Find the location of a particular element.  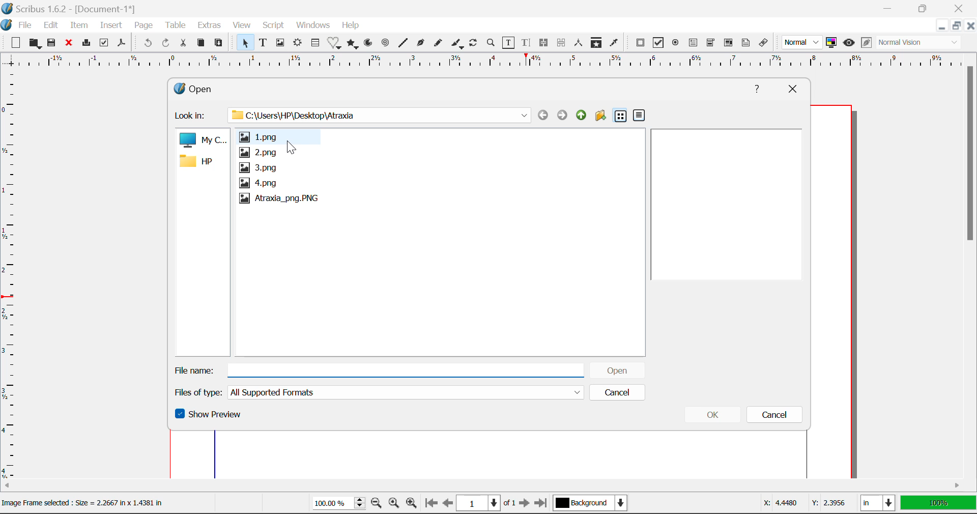

Pdf Combobox is located at coordinates (711, 44).